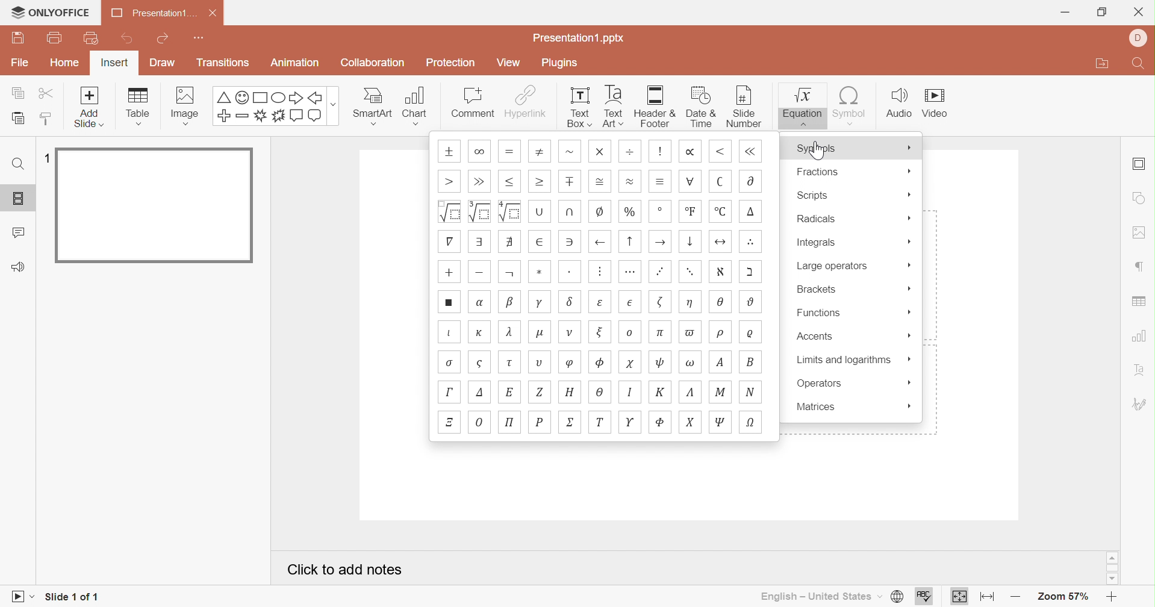  Describe the element at coordinates (149, 14) in the screenshot. I see `Presentation1` at that location.